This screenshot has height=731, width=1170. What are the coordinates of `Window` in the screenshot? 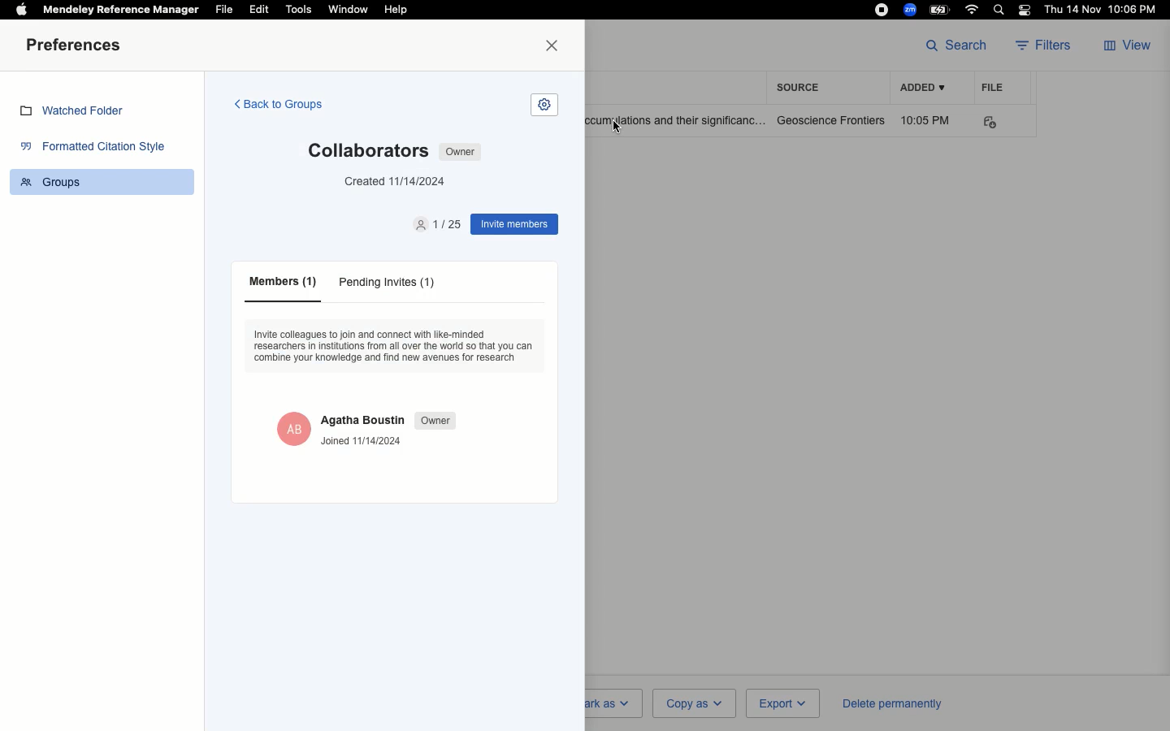 It's located at (347, 10).